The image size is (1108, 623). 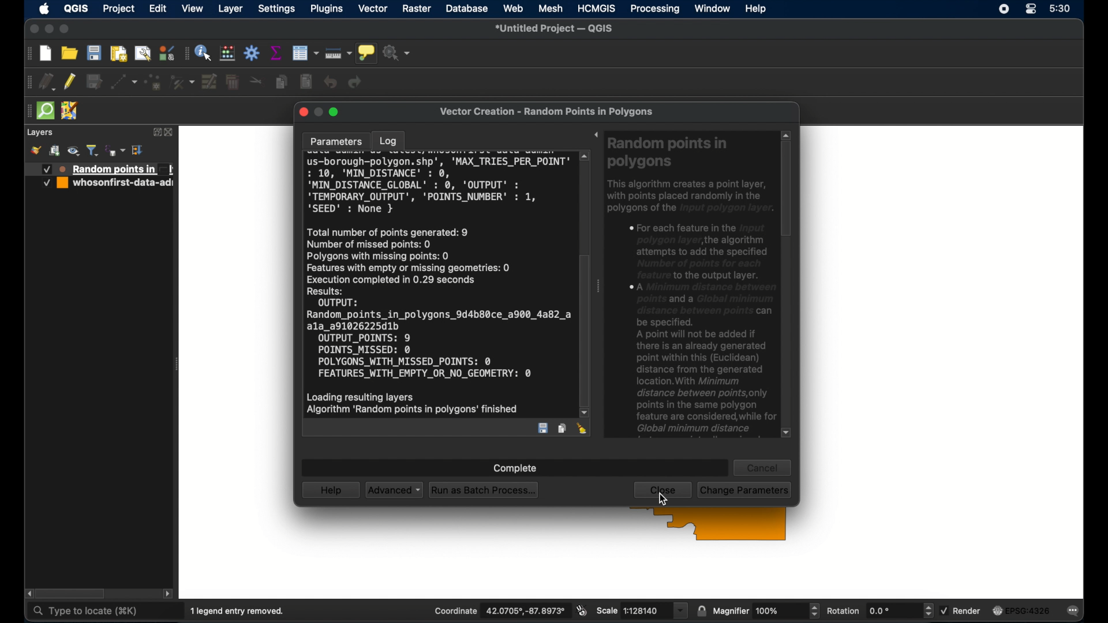 What do you see at coordinates (65, 29) in the screenshot?
I see `maximize` at bounding box center [65, 29].